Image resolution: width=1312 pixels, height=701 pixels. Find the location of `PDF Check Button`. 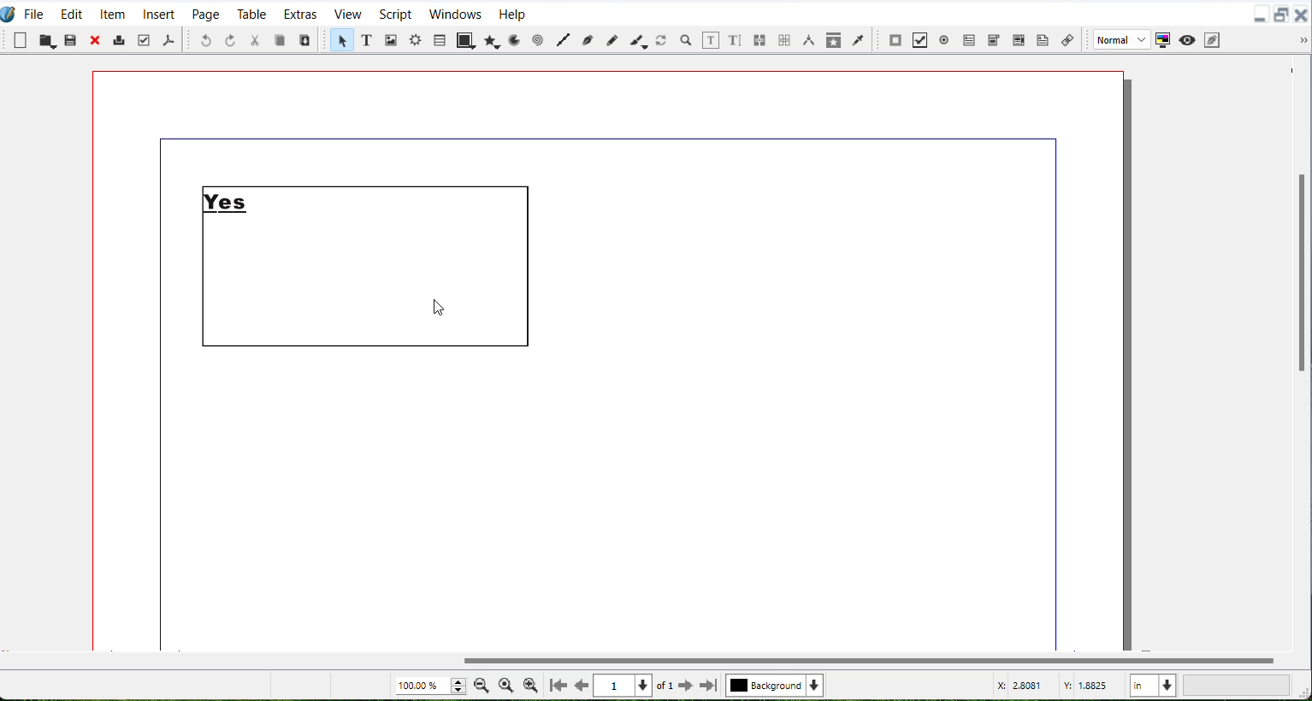

PDF Check Button is located at coordinates (922, 39).